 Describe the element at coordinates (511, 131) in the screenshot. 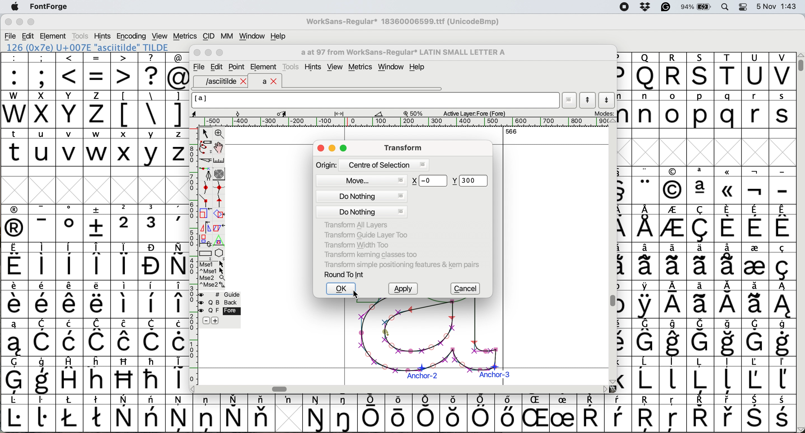

I see `566` at that location.